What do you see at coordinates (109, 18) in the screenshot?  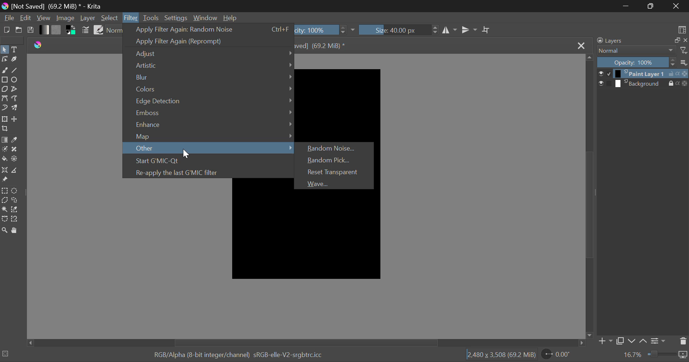 I see `Select` at bounding box center [109, 18].